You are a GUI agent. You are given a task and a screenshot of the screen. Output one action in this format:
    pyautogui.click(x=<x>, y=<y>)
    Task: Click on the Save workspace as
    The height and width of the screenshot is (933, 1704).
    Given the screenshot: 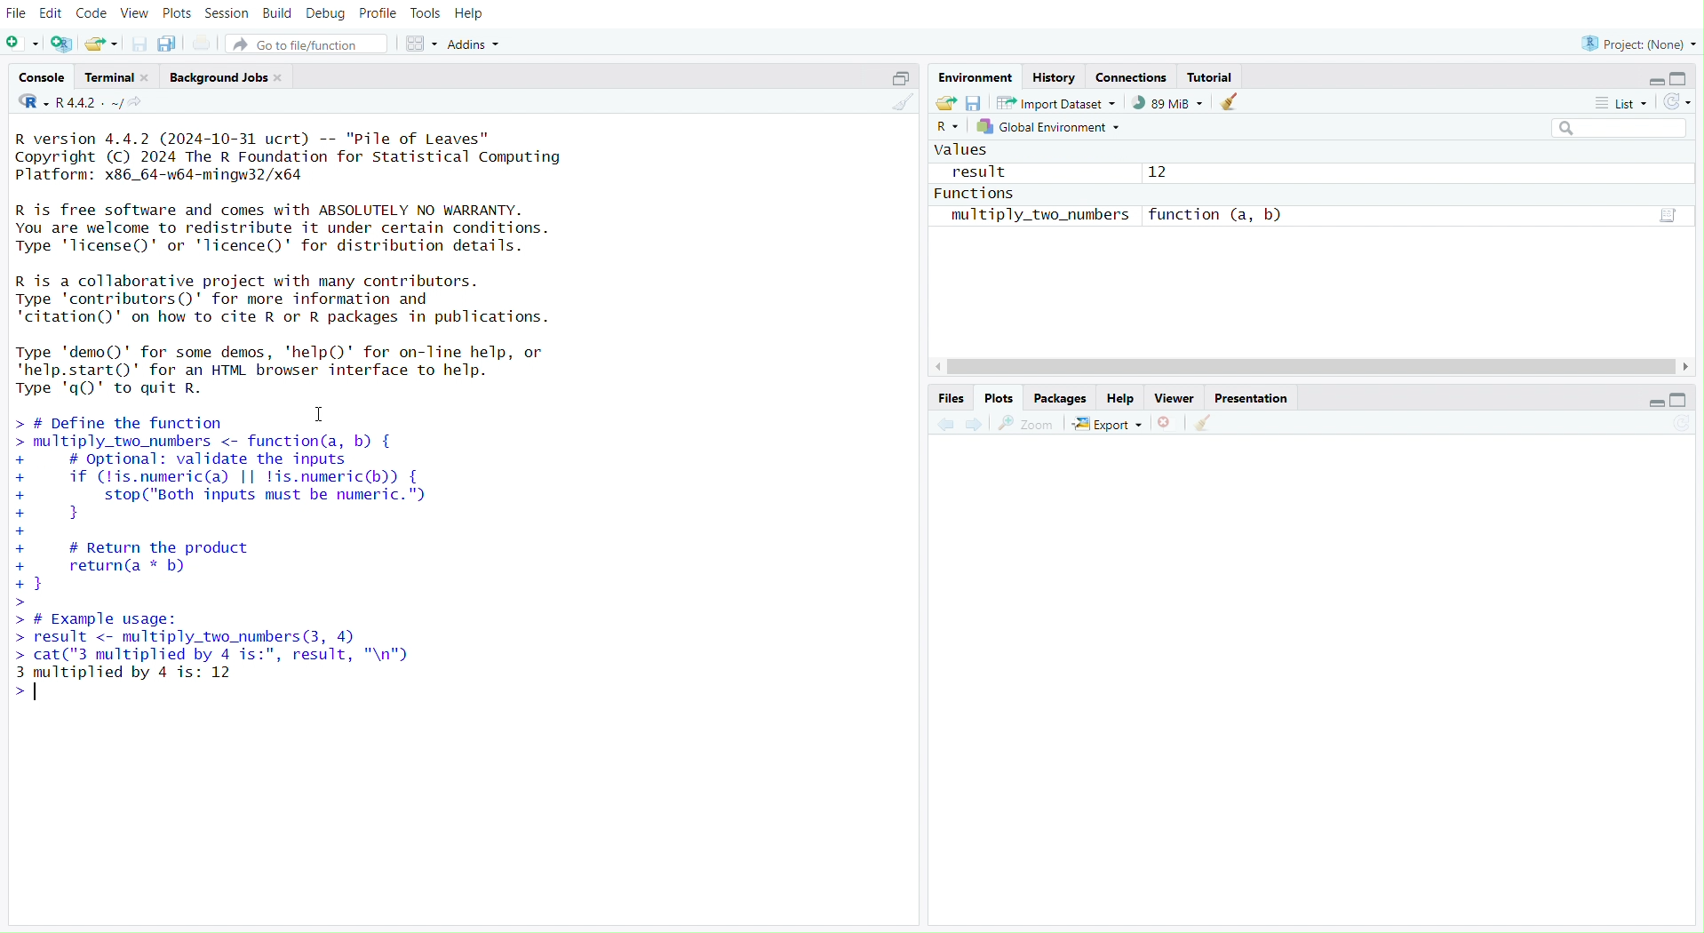 What is the action you would take?
    pyautogui.click(x=975, y=102)
    